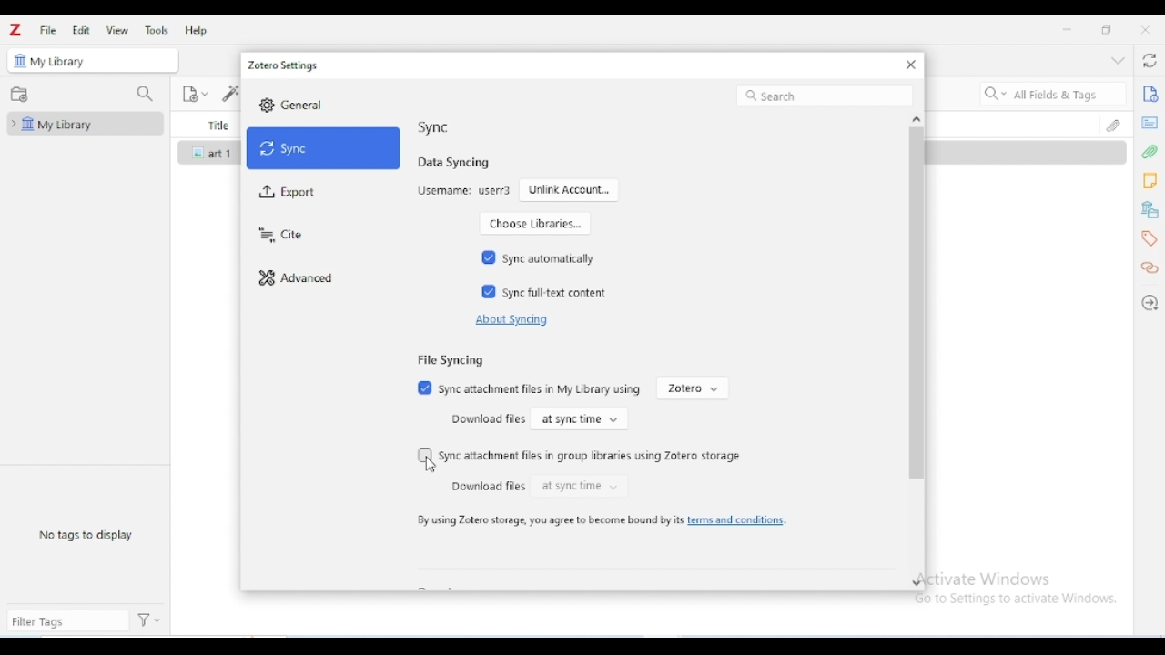 This screenshot has height=655, width=1165. I want to click on Checkbox , so click(425, 456).